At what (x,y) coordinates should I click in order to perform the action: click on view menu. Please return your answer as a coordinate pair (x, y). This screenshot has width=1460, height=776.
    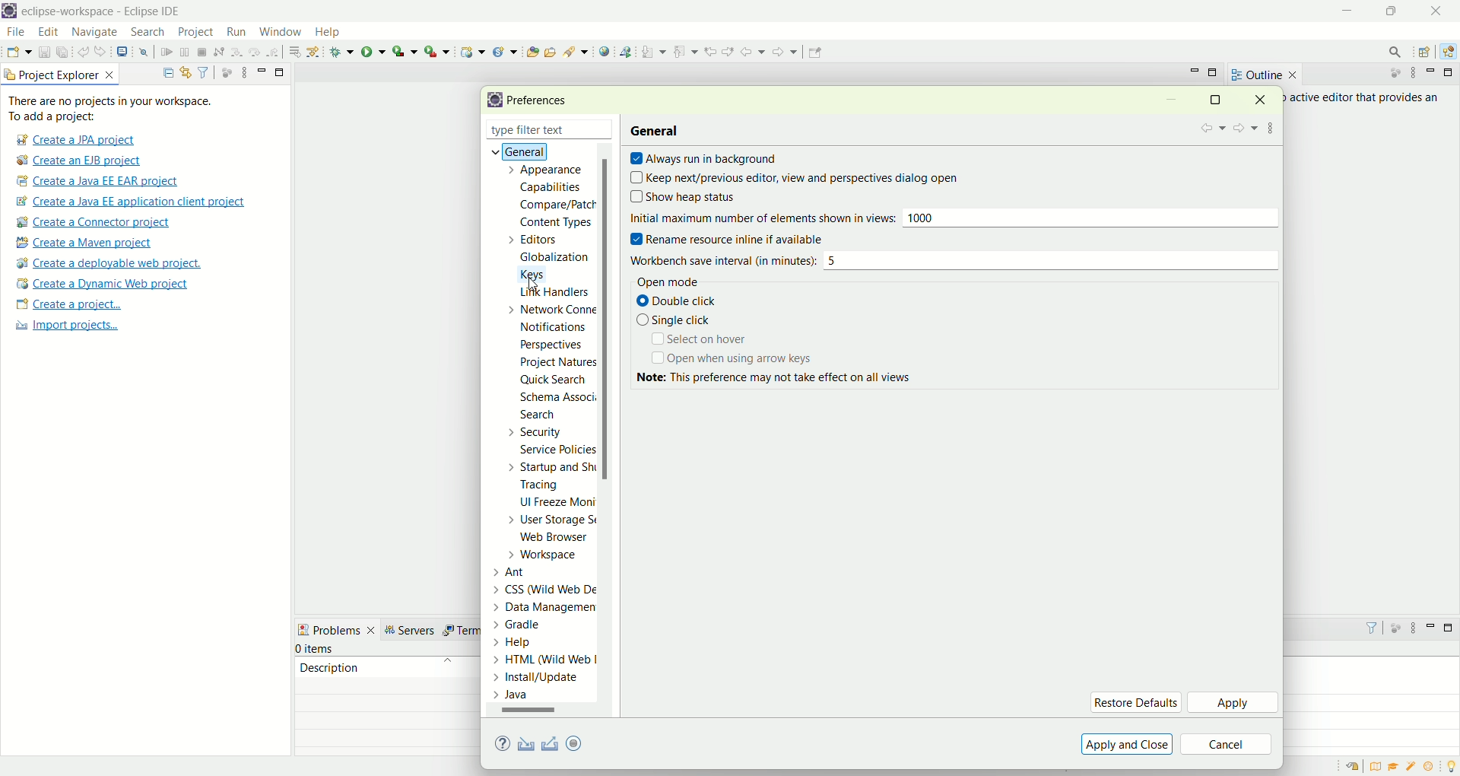
    Looking at the image, I should click on (243, 72).